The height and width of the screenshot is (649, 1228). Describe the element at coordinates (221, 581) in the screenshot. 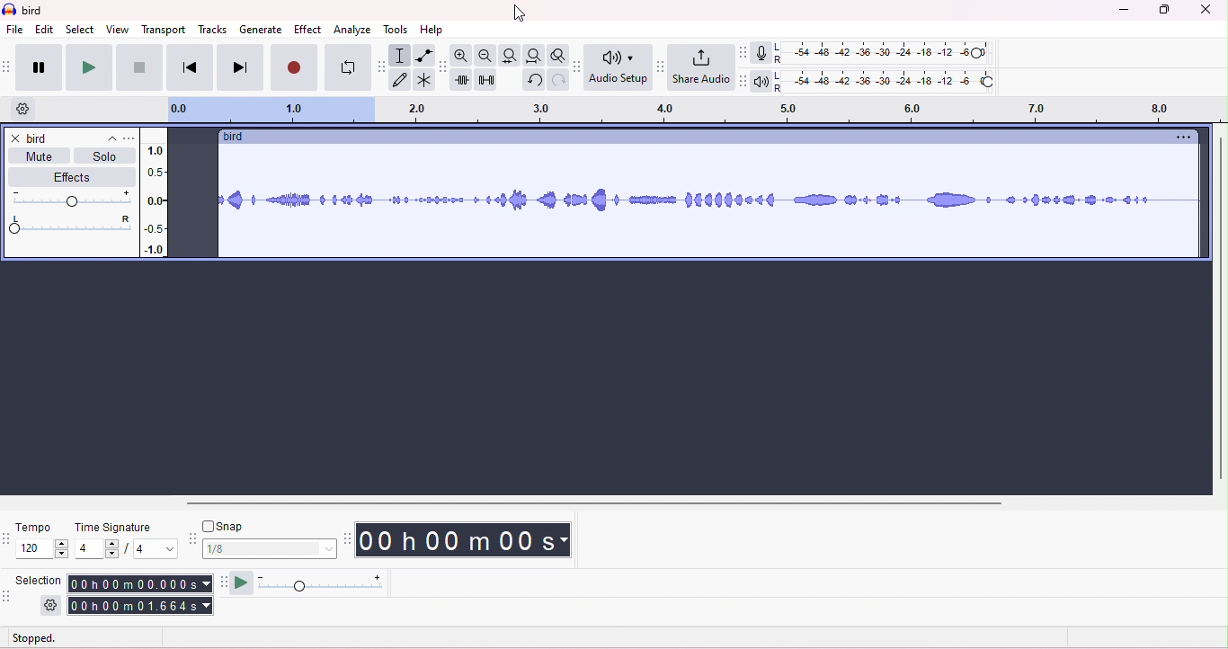

I see `play at speed tool bar` at that location.